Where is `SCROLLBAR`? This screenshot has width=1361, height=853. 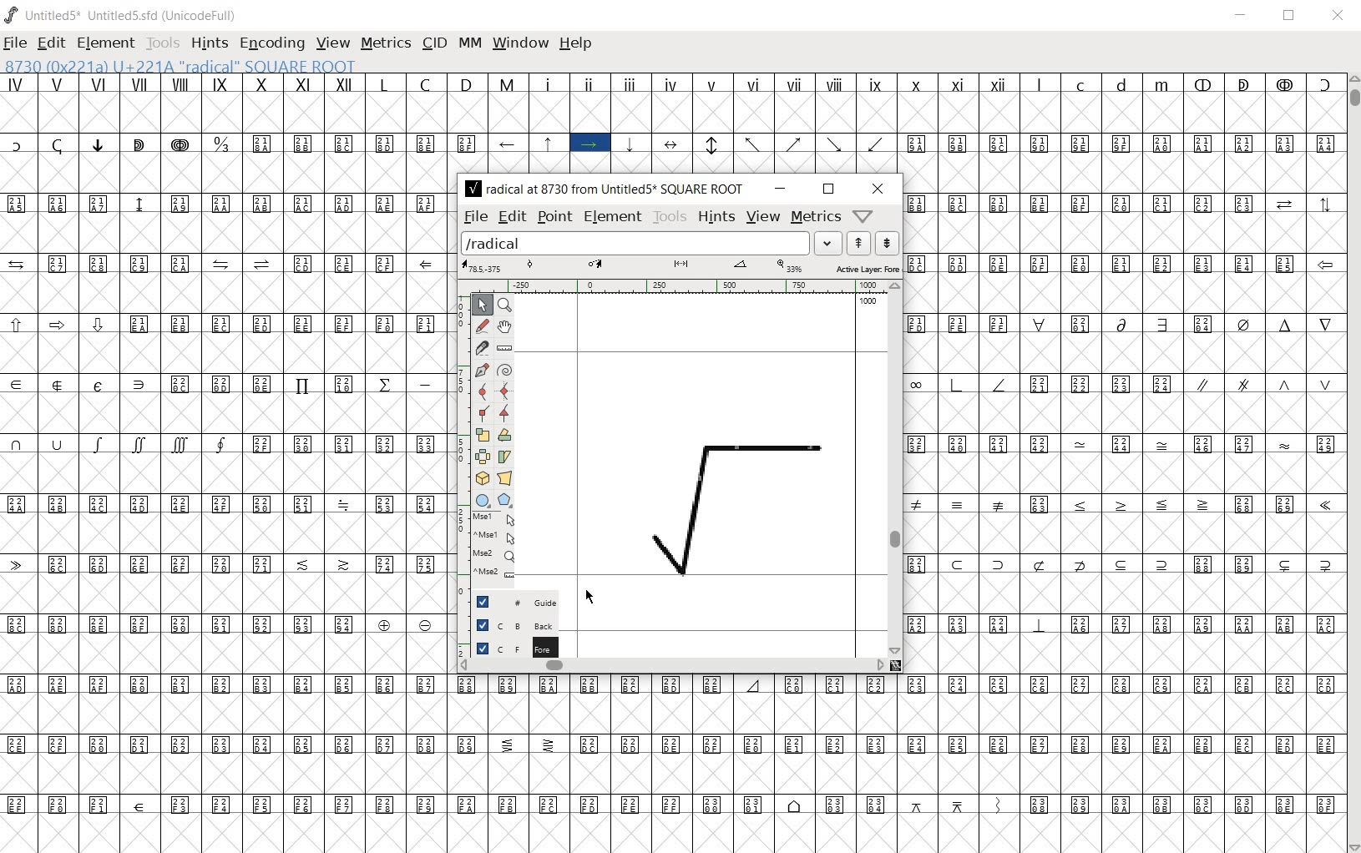 SCROLLBAR is located at coordinates (1353, 462).